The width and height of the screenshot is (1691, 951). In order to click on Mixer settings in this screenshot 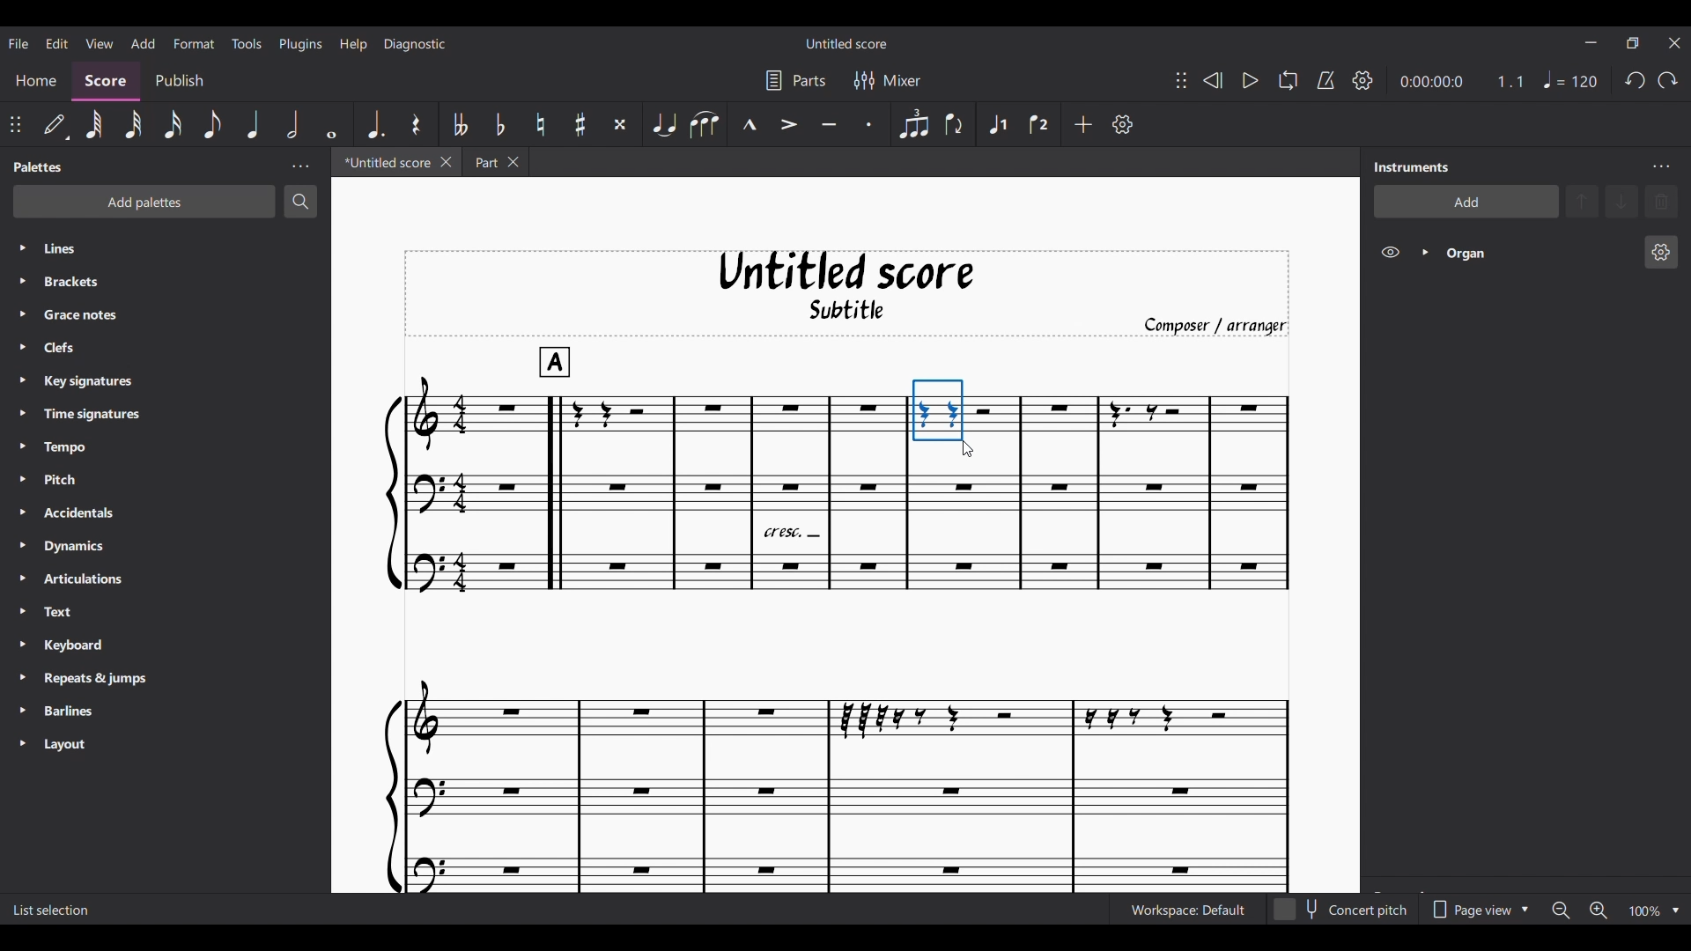, I will do `click(889, 81)`.